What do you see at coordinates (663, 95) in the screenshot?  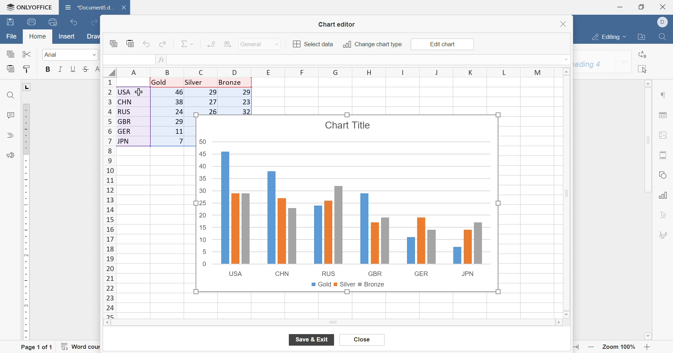 I see `paragraph settings` at bounding box center [663, 95].